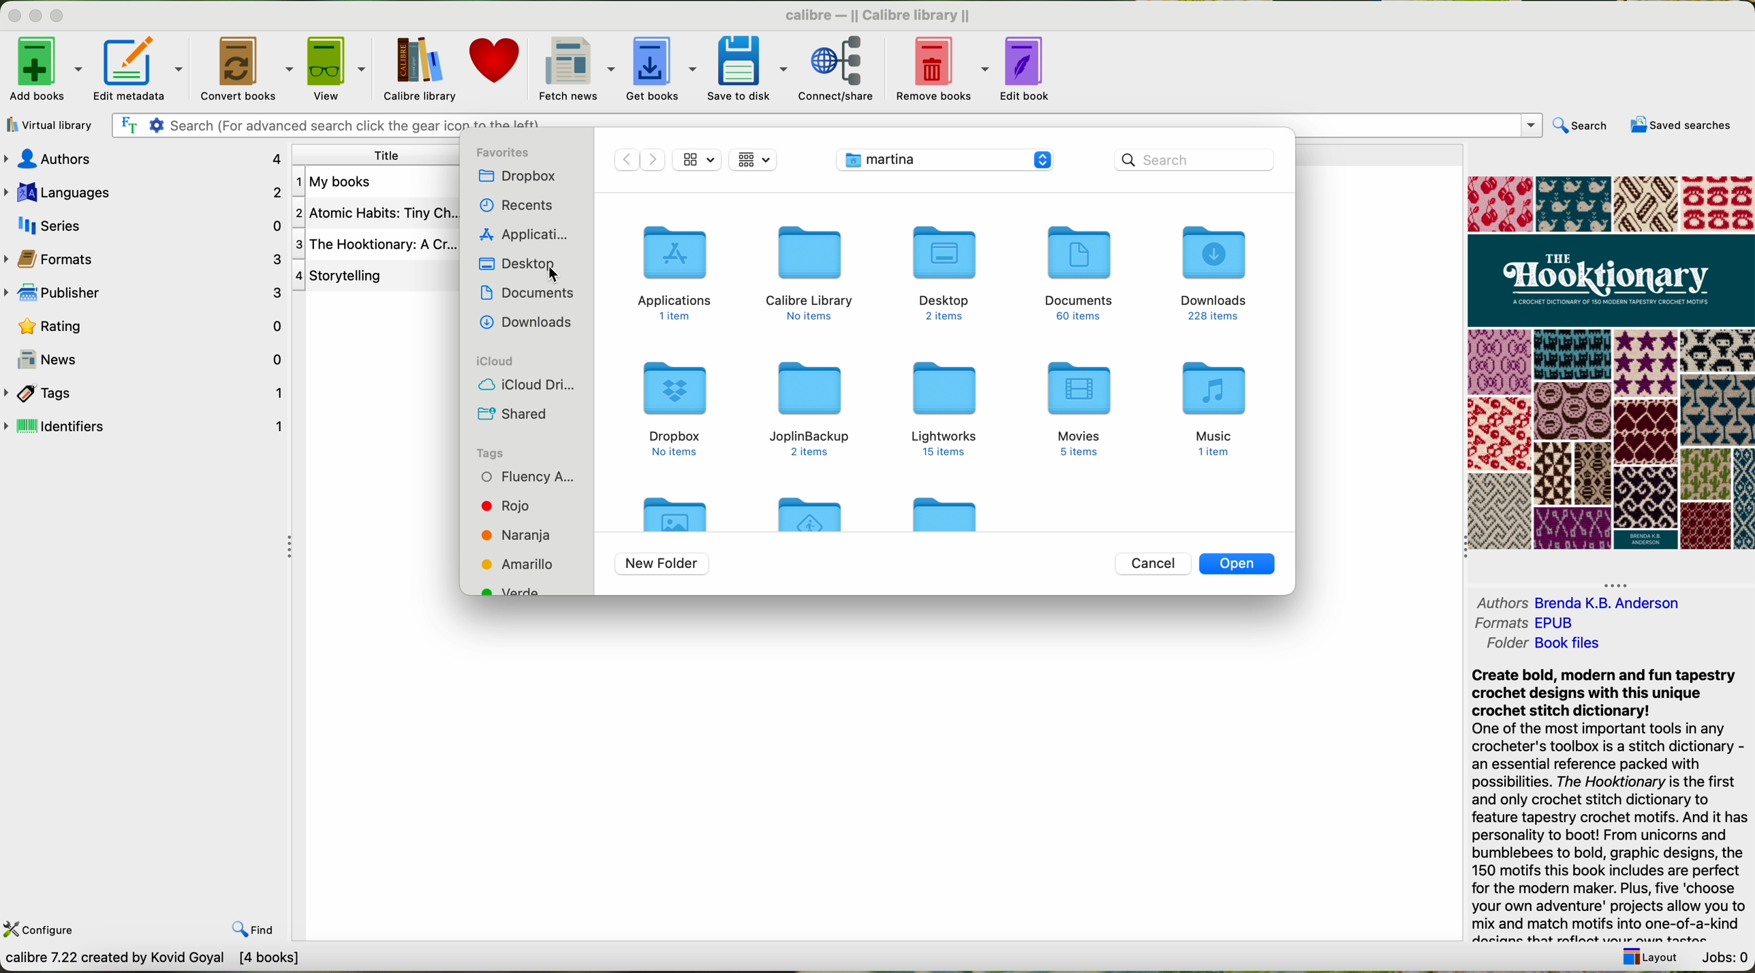  What do you see at coordinates (671, 404) in the screenshot?
I see `dropbox folder` at bounding box center [671, 404].